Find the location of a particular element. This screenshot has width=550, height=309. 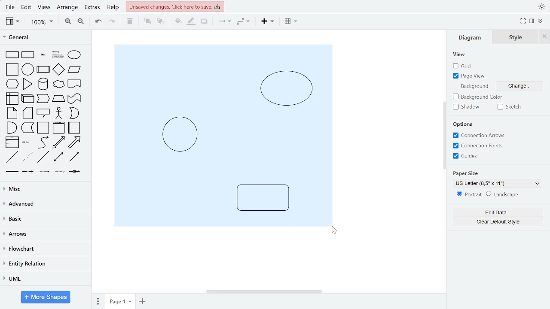

MOUSE_UP Cursor is located at coordinates (334, 230).